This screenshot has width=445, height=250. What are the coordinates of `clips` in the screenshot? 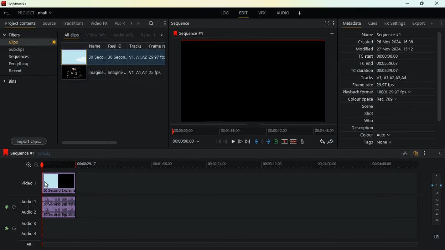 It's located at (32, 42).